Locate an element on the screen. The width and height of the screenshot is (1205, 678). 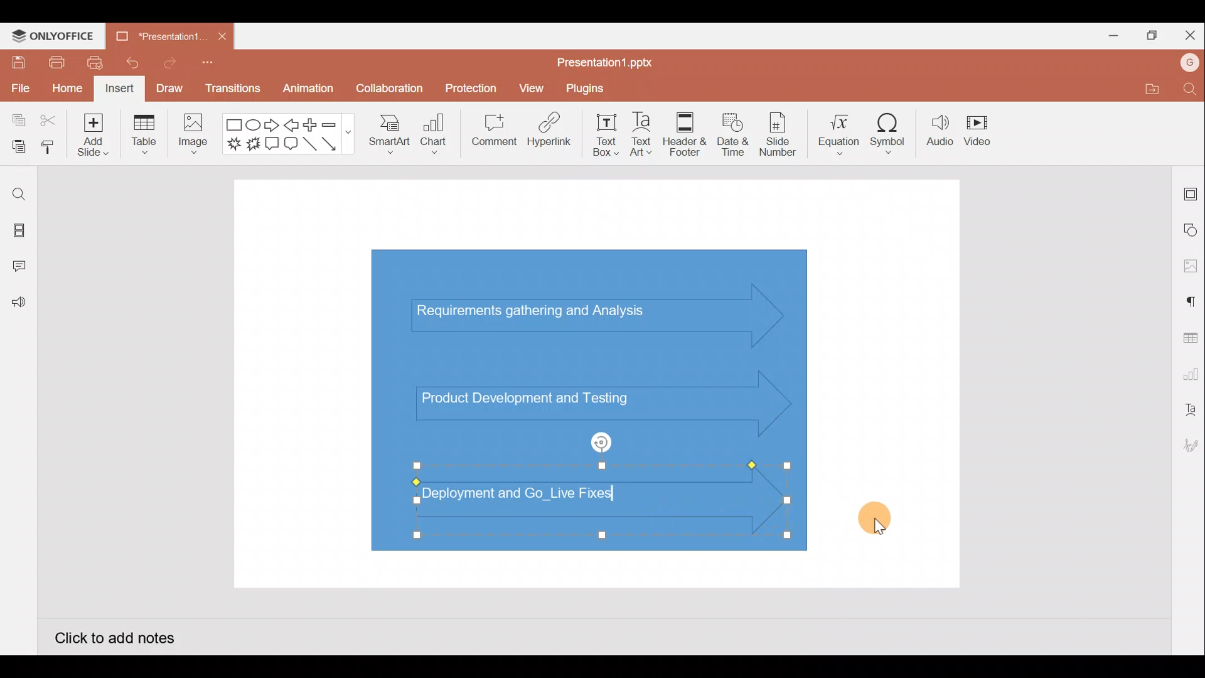
Video is located at coordinates (979, 128).